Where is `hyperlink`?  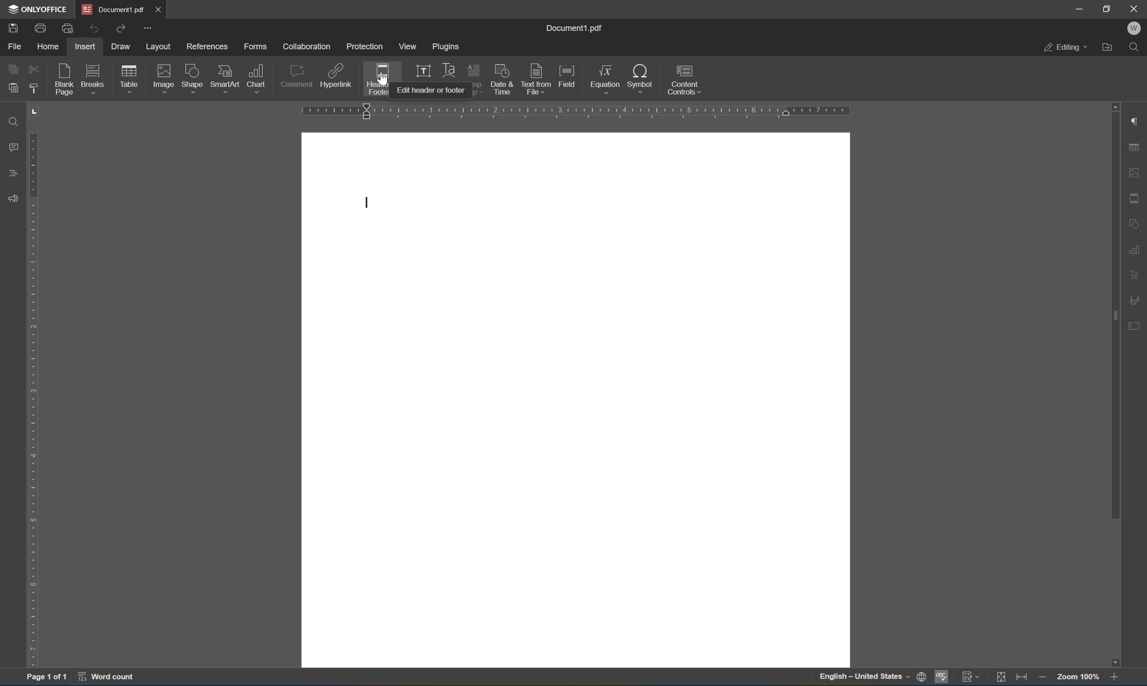
hyperlink is located at coordinates (336, 75).